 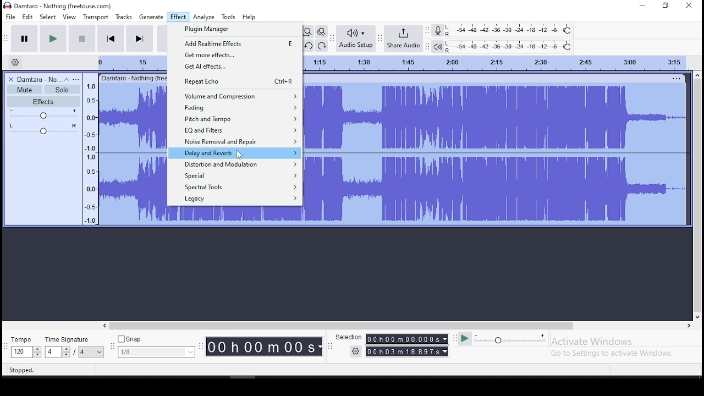 I want to click on playback meter, so click(x=438, y=47).